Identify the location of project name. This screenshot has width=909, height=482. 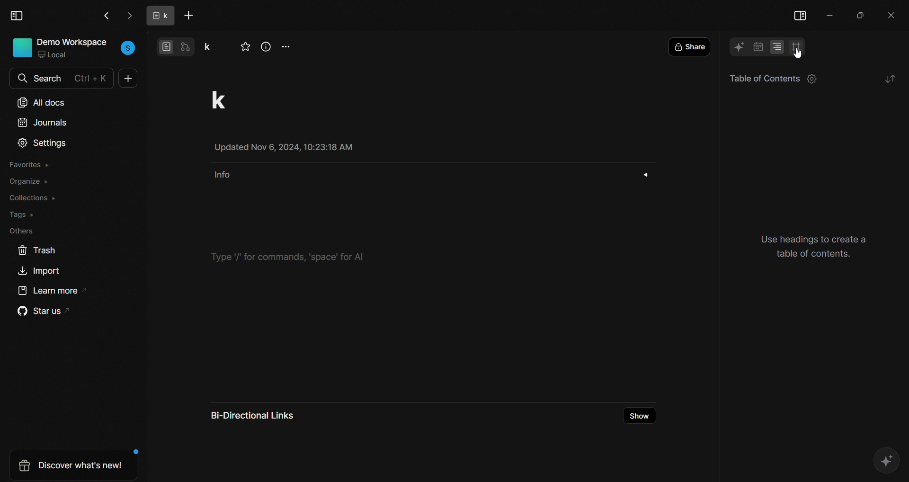
(212, 45).